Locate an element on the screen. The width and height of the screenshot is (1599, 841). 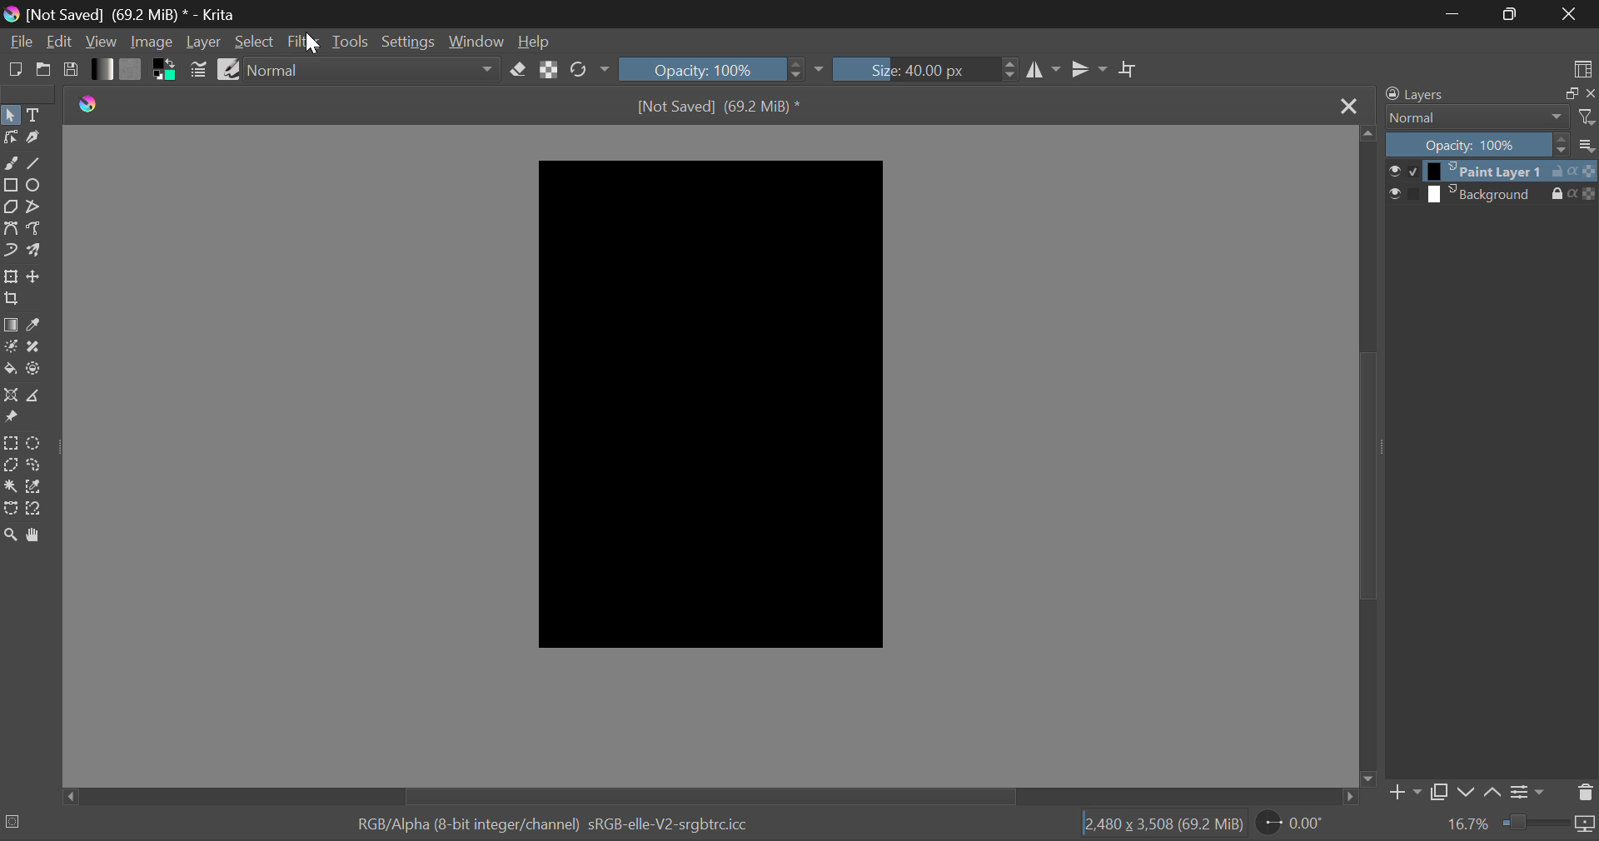
lock is located at coordinates (1547, 194).